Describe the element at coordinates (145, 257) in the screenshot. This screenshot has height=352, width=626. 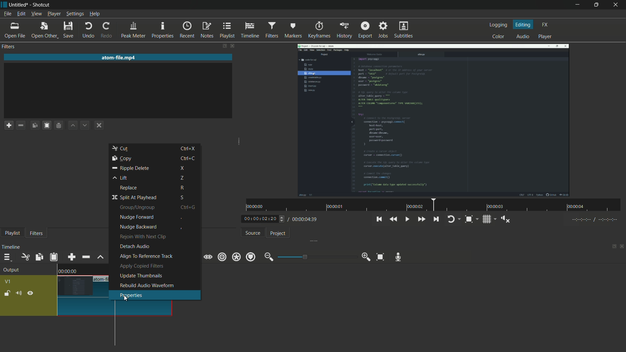
I see `align to reference track` at that location.